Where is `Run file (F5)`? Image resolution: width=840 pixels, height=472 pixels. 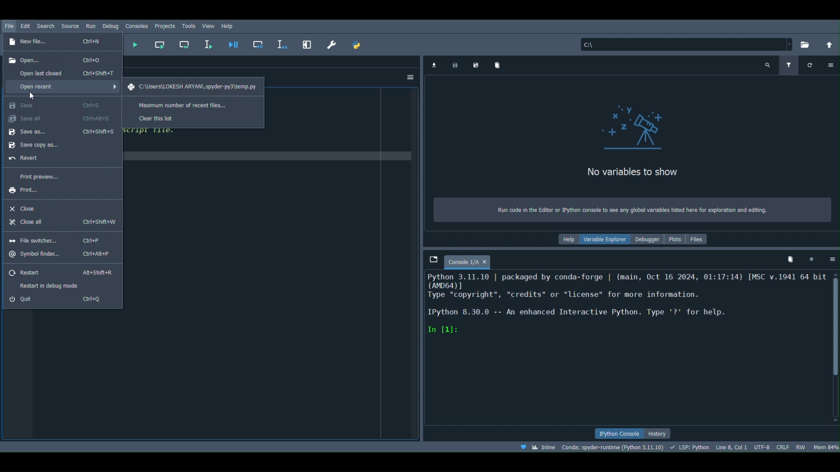 Run file (F5) is located at coordinates (135, 44).